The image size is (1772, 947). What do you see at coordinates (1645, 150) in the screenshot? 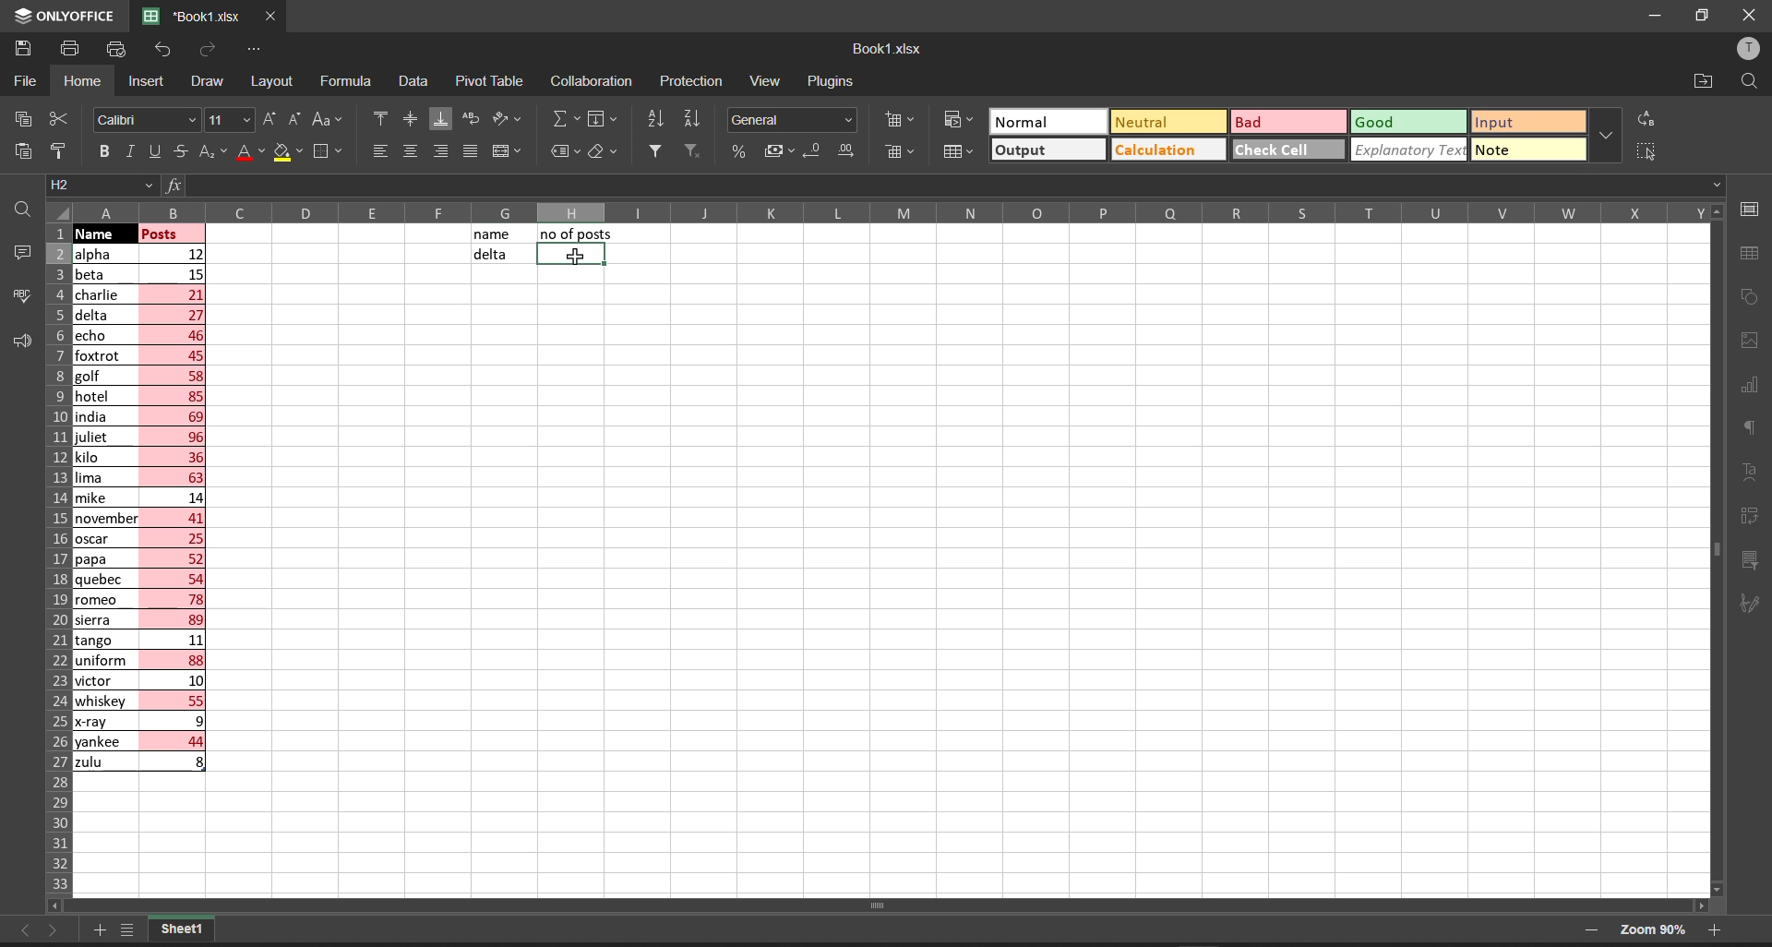
I see `select all` at bounding box center [1645, 150].